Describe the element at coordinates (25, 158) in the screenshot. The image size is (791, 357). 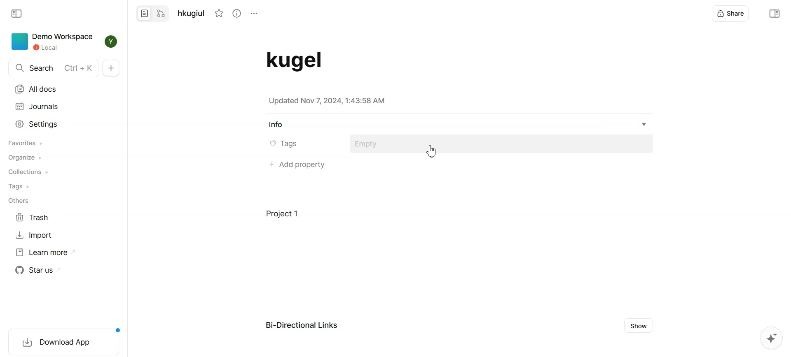
I see `Organize` at that location.